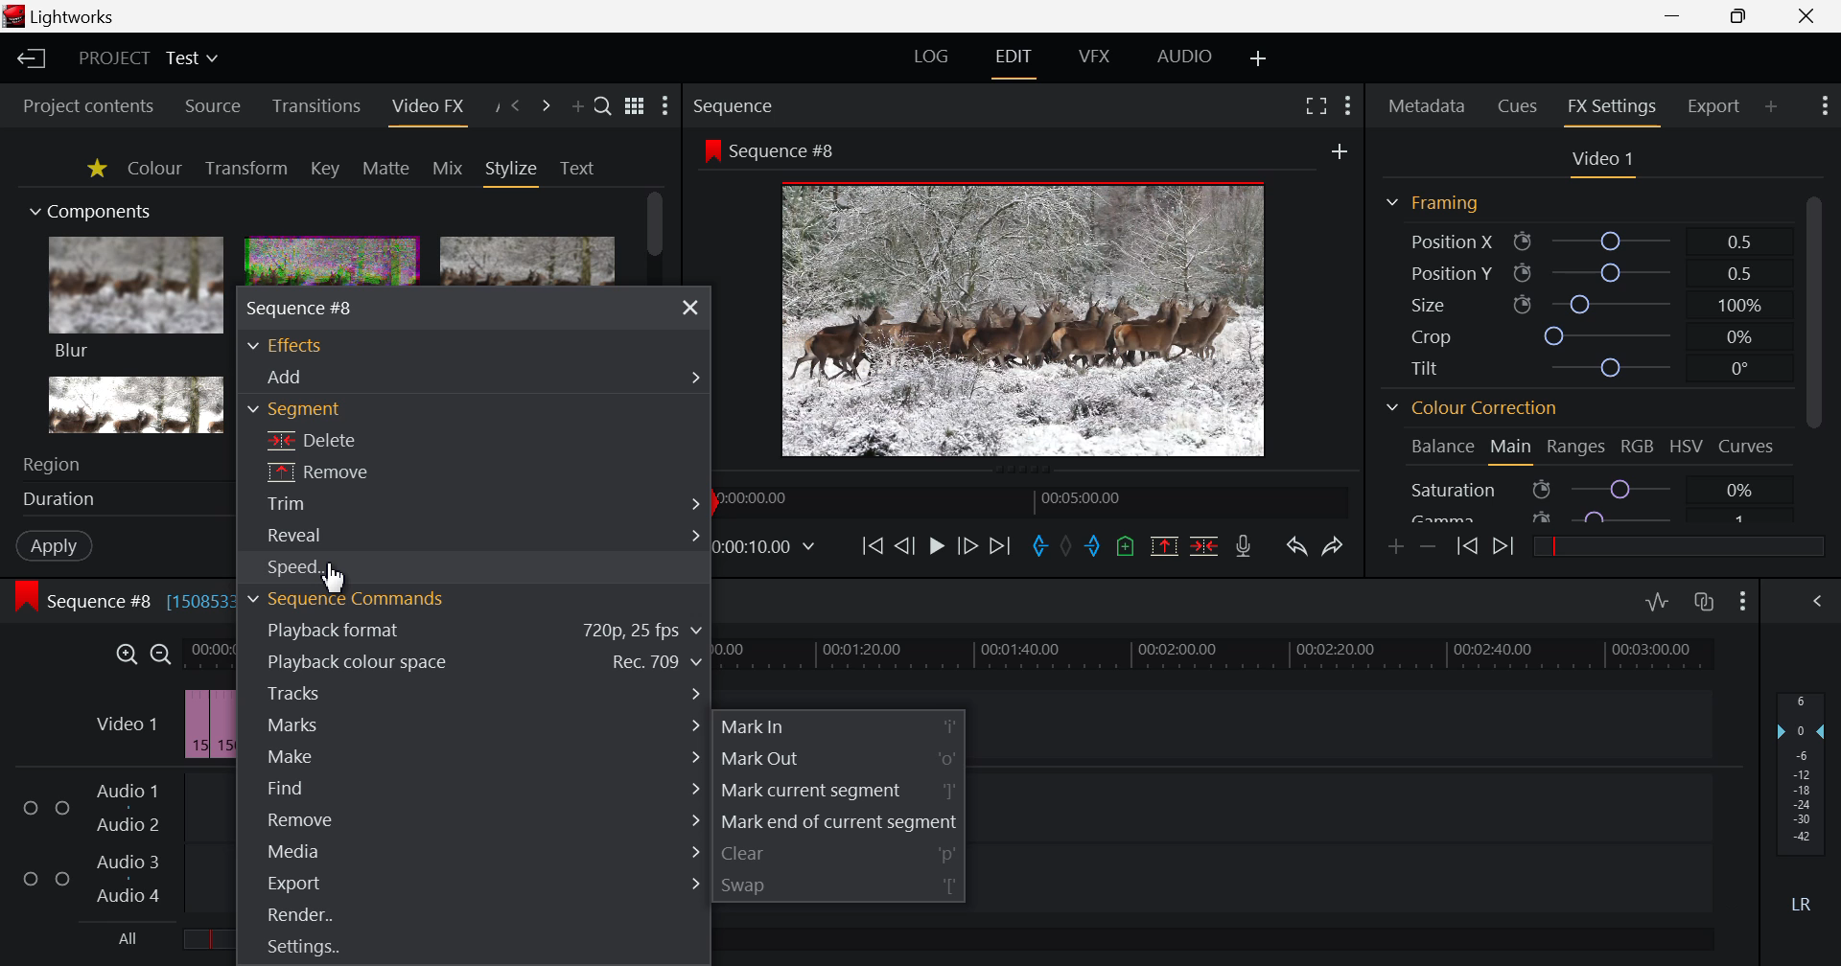 This screenshot has width=1841, height=966. What do you see at coordinates (315, 307) in the screenshot?
I see `Sequence #8 Menu` at bounding box center [315, 307].